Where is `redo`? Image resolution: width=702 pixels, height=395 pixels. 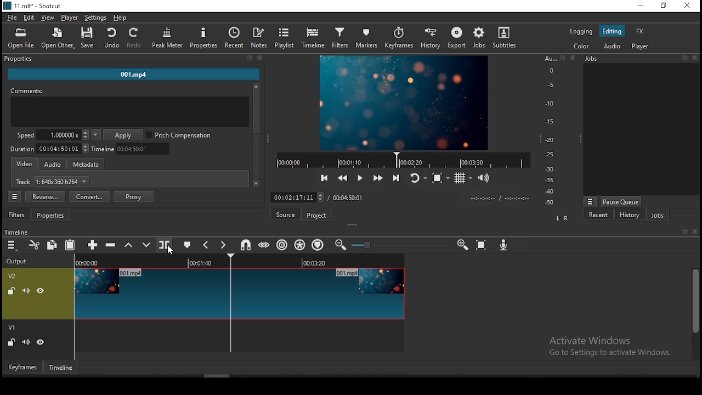 redo is located at coordinates (135, 38).